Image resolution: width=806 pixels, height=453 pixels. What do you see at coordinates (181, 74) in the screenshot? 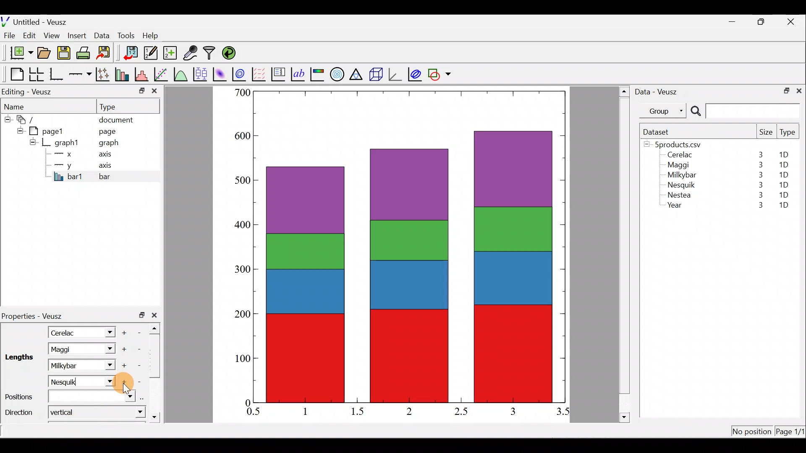
I see `Plot a function` at bounding box center [181, 74].